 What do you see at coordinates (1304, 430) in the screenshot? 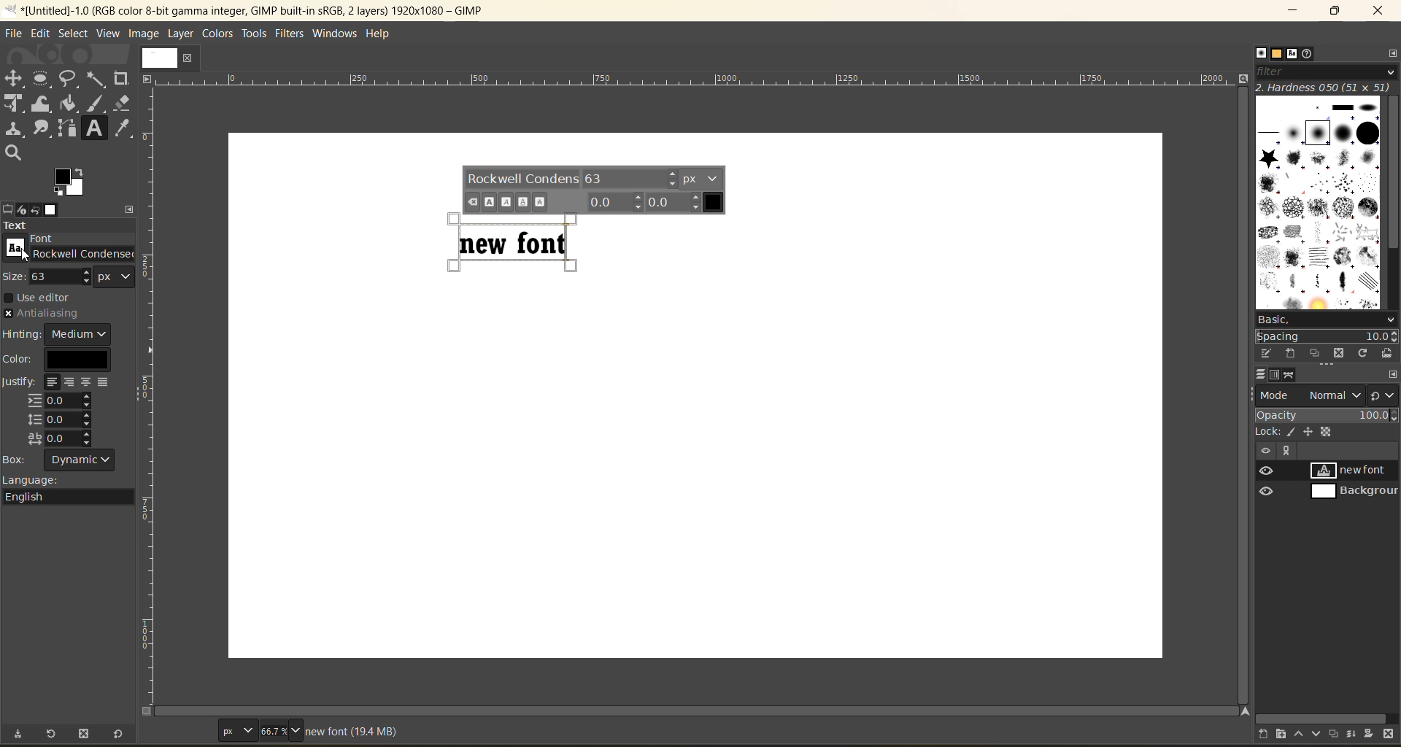
I see `lock alpha, position, pixel` at bounding box center [1304, 430].